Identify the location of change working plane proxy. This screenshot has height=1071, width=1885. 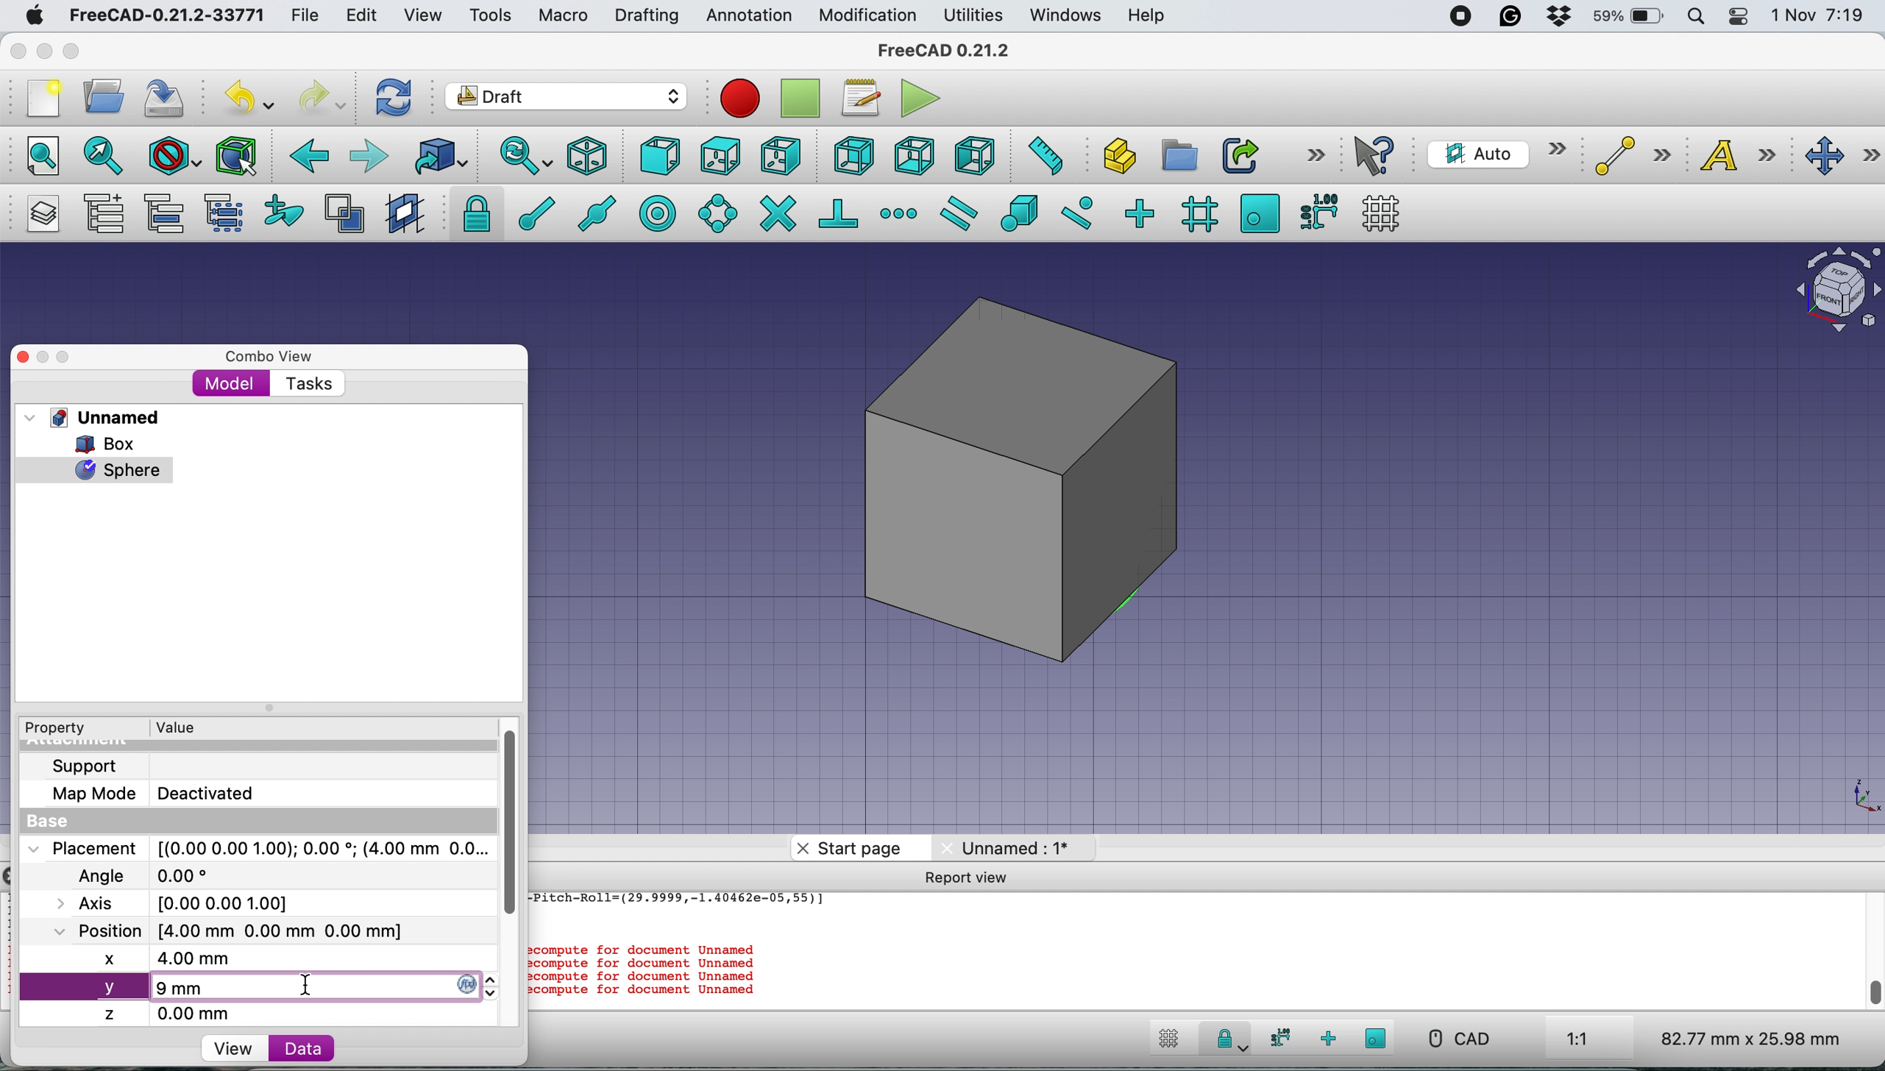
(402, 215).